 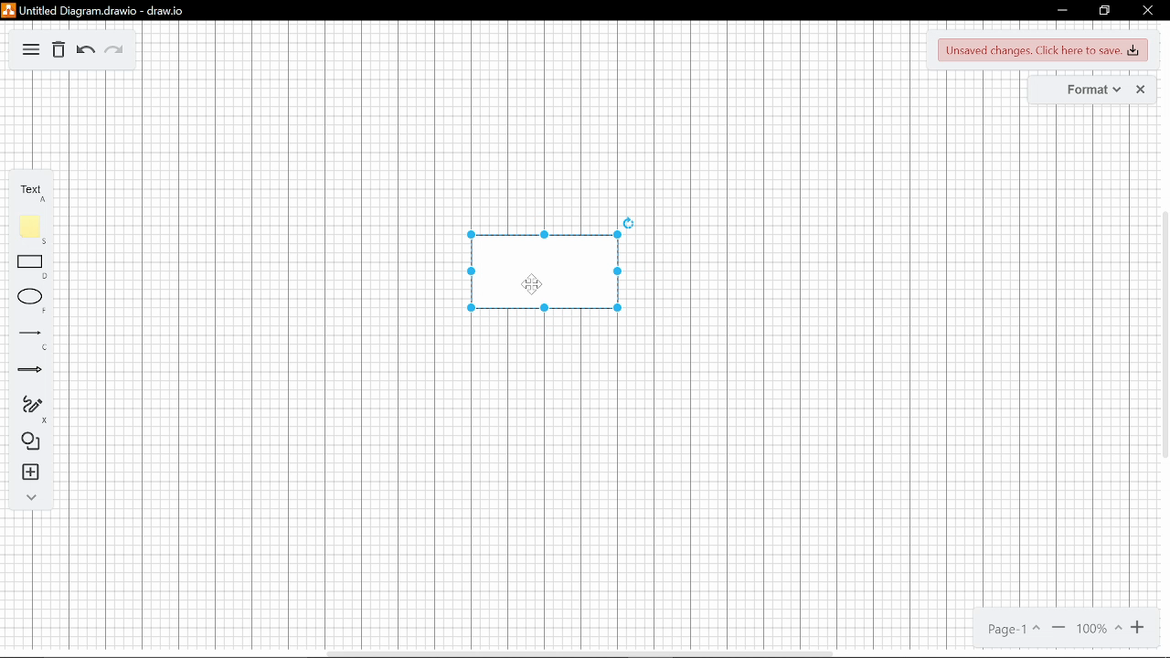 I want to click on more, so click(x=30, y=496).